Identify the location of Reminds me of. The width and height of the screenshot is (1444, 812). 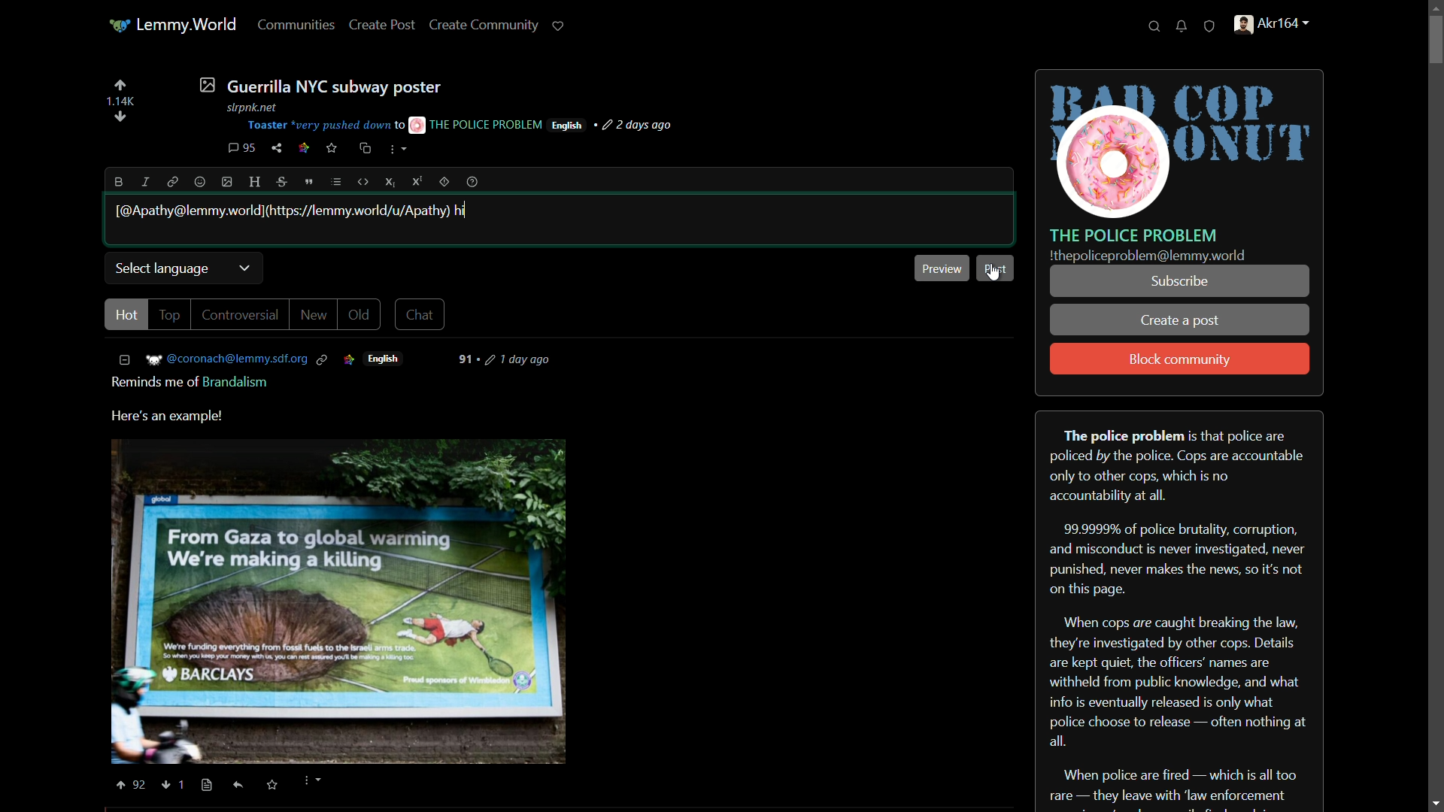
(149, 382).